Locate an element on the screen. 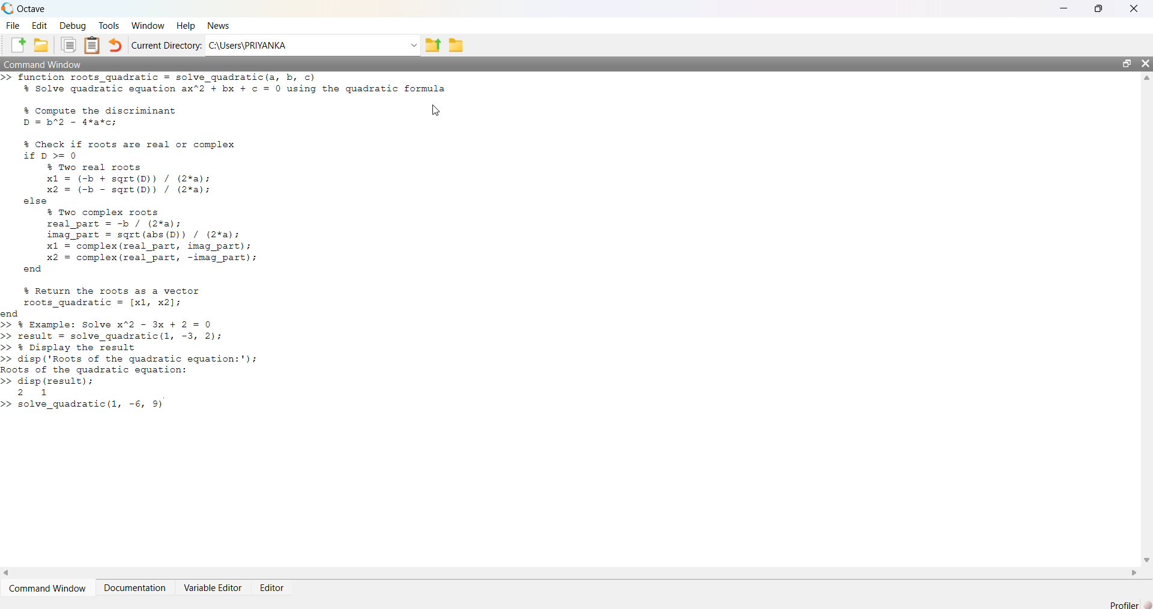  Help is located at coordinates (184, 26).